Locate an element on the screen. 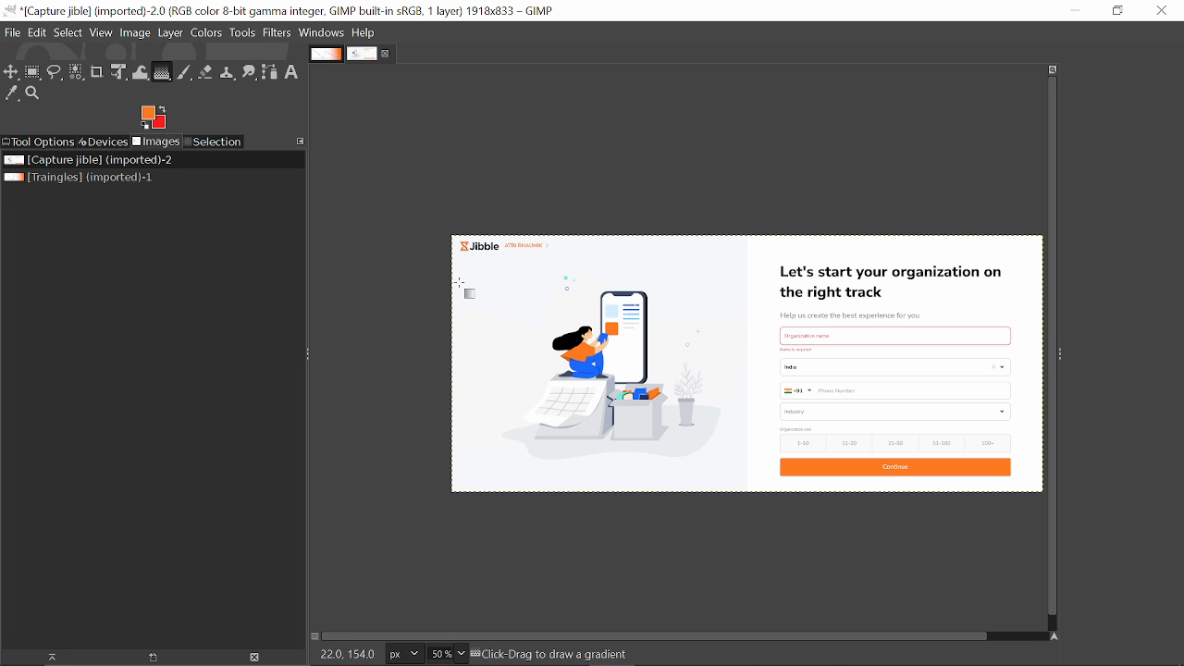  Sidebar menu is located at coordinates (1066, 351).